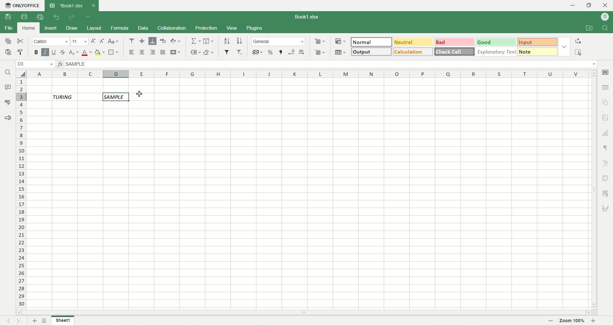 Image resolution: width=613 pixels, height=326 pixels. Describe the element at coordinates (588, 28) in the screenshot. I see `open file location` at that location.